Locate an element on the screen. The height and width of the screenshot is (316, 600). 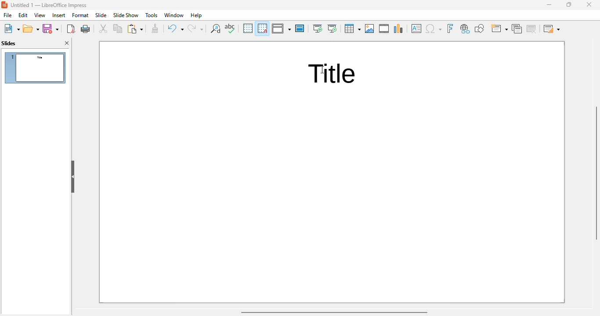
start from current slide is located at coordinates (332, 29).